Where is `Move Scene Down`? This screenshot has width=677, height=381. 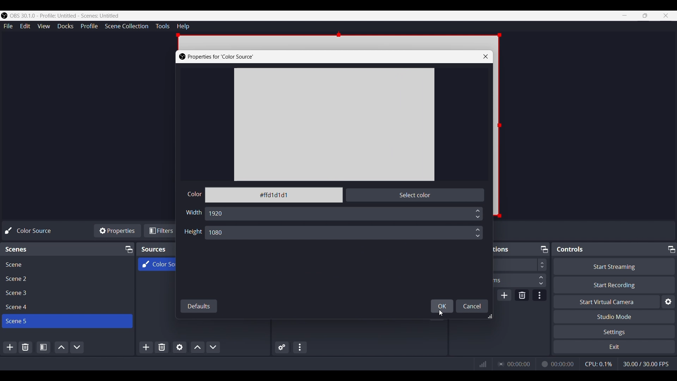
Move Scene Down is located at coordinates (77, 347).